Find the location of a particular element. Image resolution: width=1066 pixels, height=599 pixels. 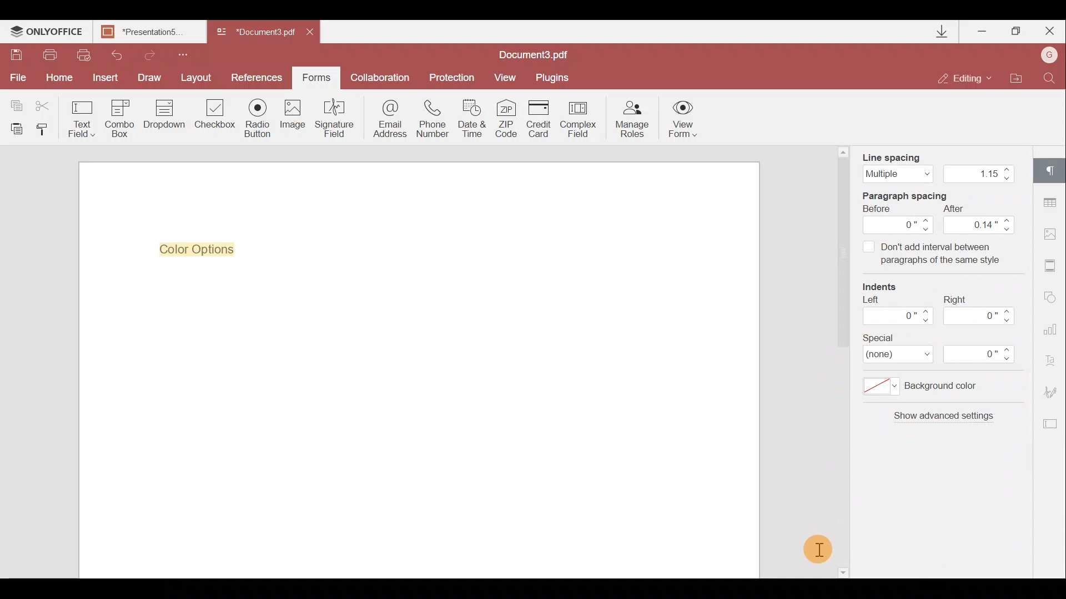

Copy style is located at coordinates (46, 132).